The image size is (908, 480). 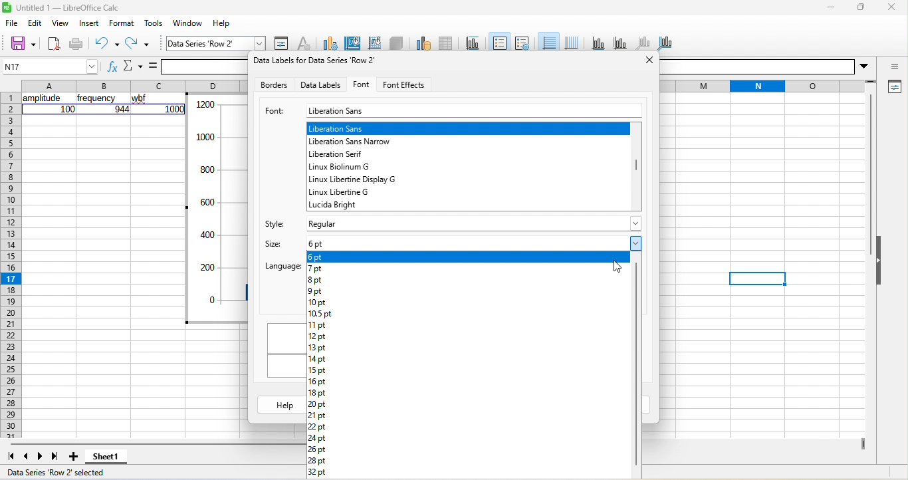 What do you see at coordinates (192, 66) in the screenshot?
I see `formula bar` at bounding box center [192, 66].